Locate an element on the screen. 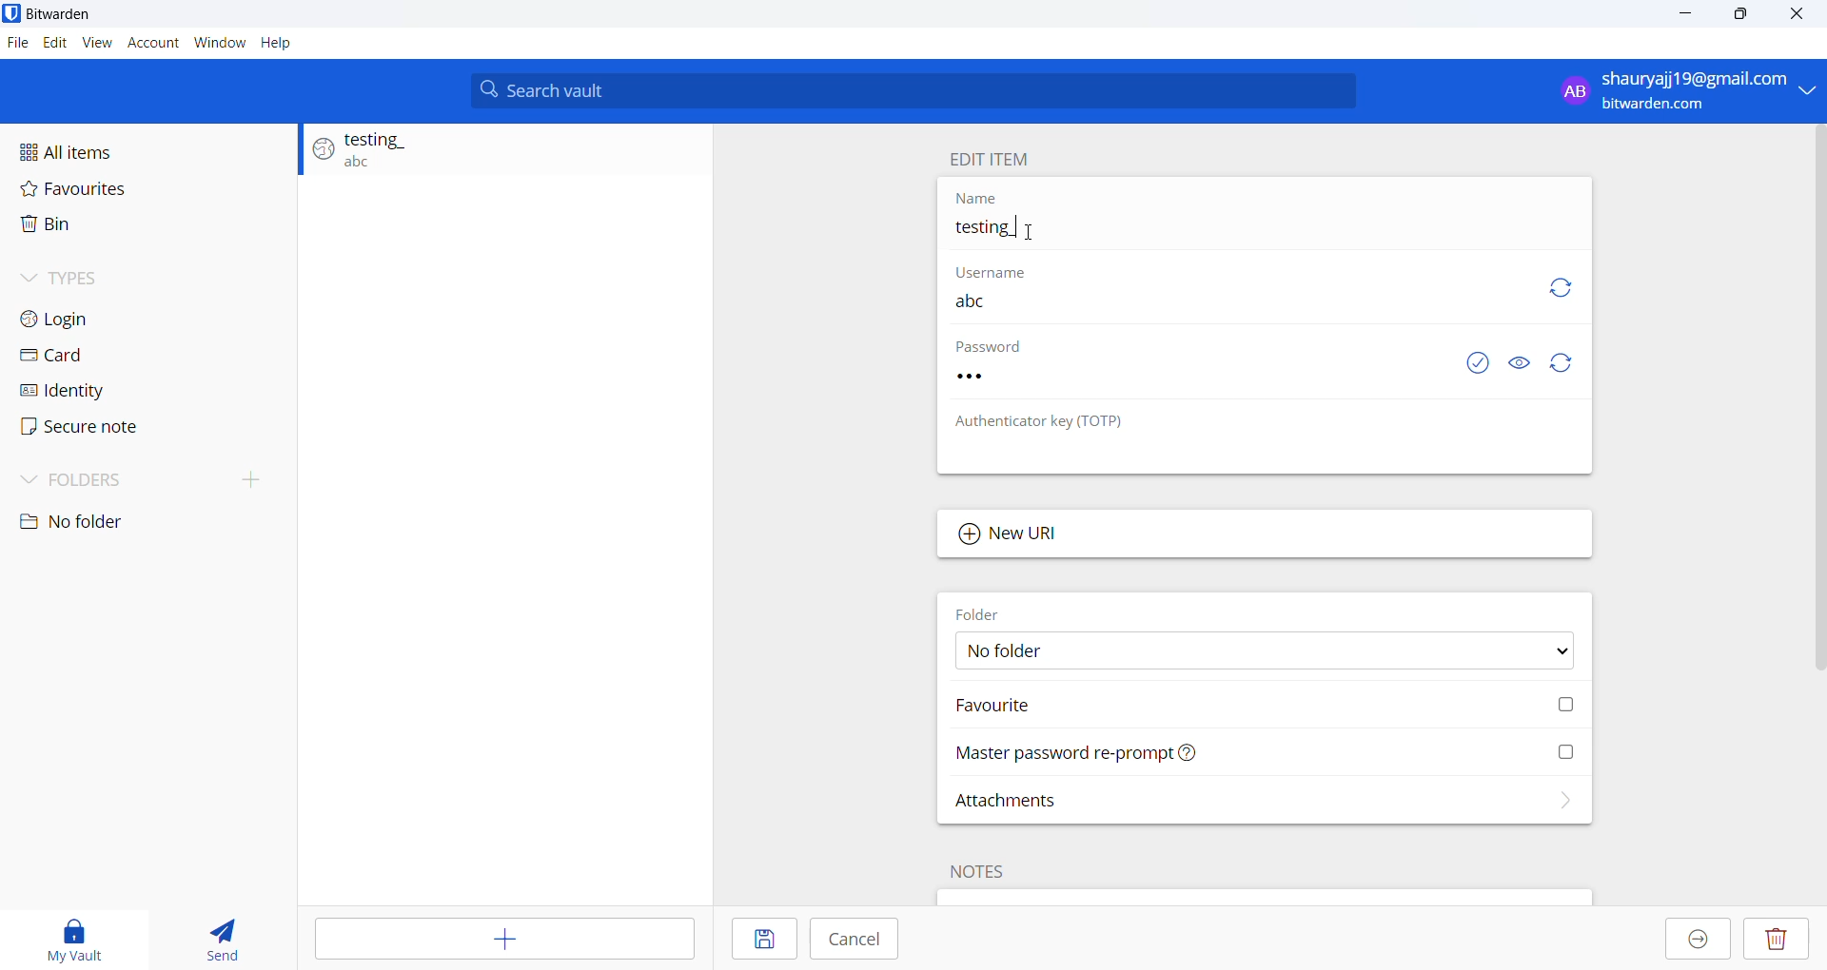  Add new URL is located at coordinates (1266, 537).